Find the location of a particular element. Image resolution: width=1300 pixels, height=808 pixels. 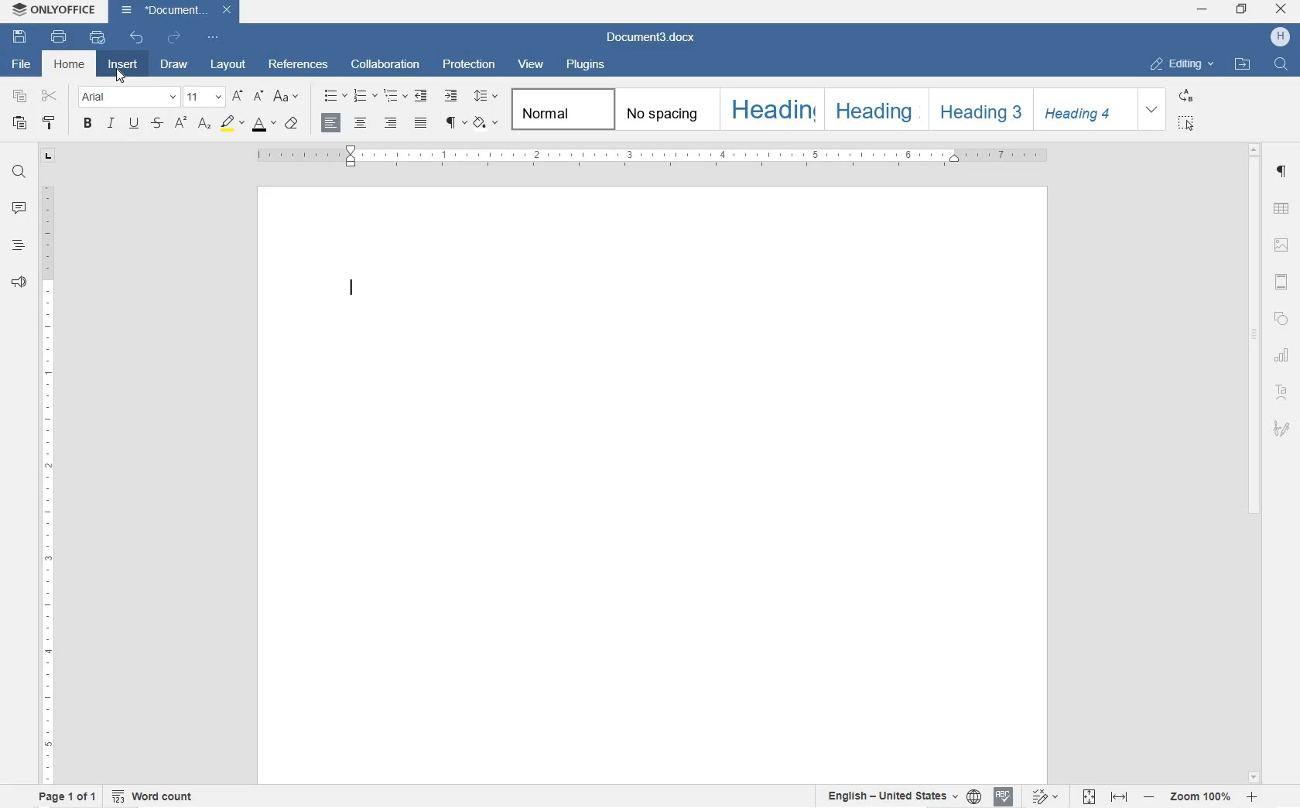

PRINT is located at coordinates (60, 36).